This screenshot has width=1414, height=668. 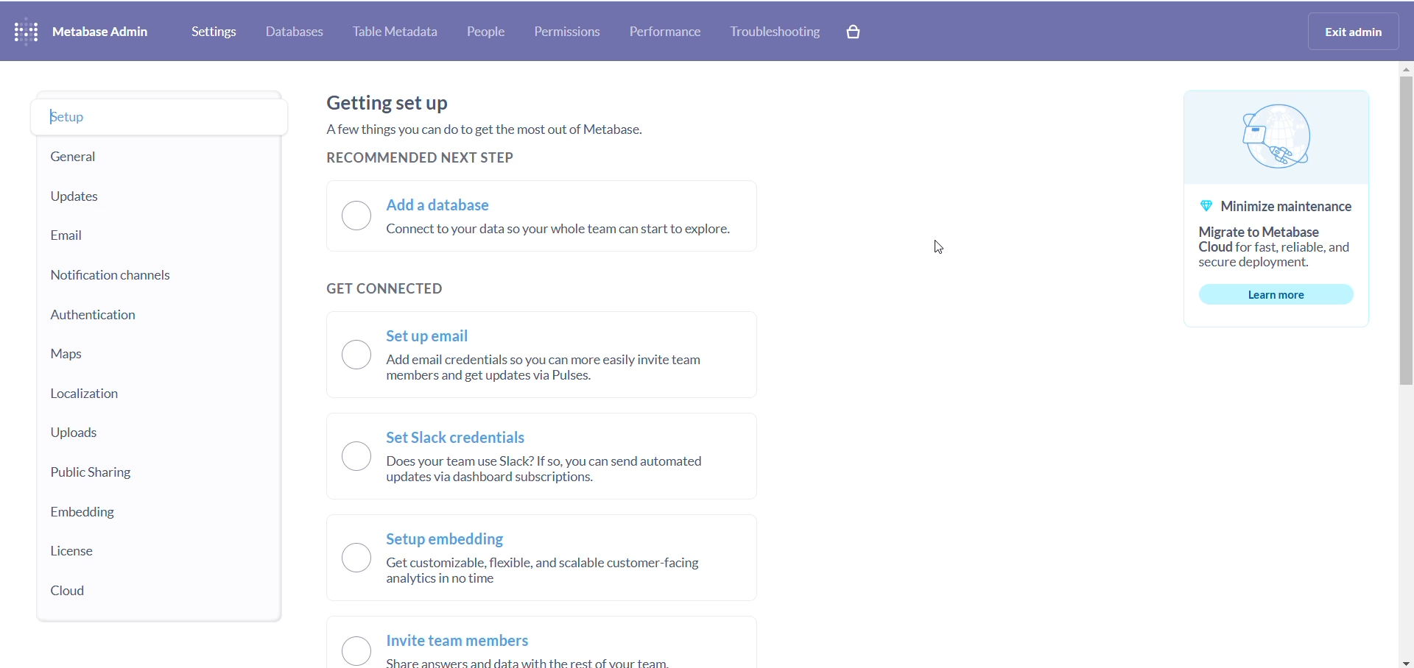 What do you see at coordinates (26, 35) in the screenshot?
I see `metabase logo` at bounding box center [26, 35].